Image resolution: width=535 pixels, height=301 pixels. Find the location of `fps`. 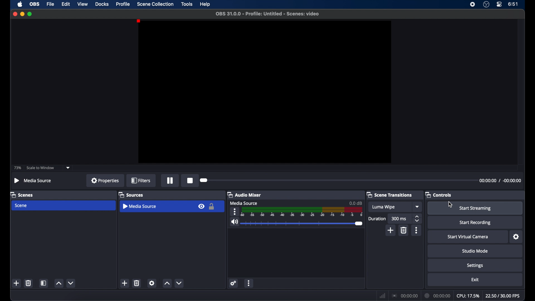

fps is located at coordinates (503, 296).